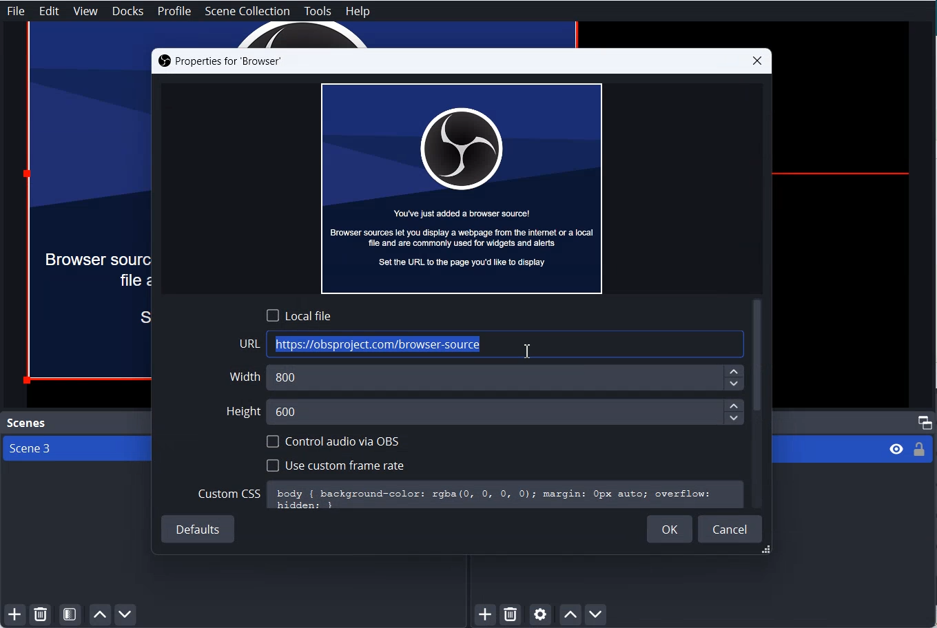 The image size is (937, 628). I want to click on Move Source up, so click(570, 614).